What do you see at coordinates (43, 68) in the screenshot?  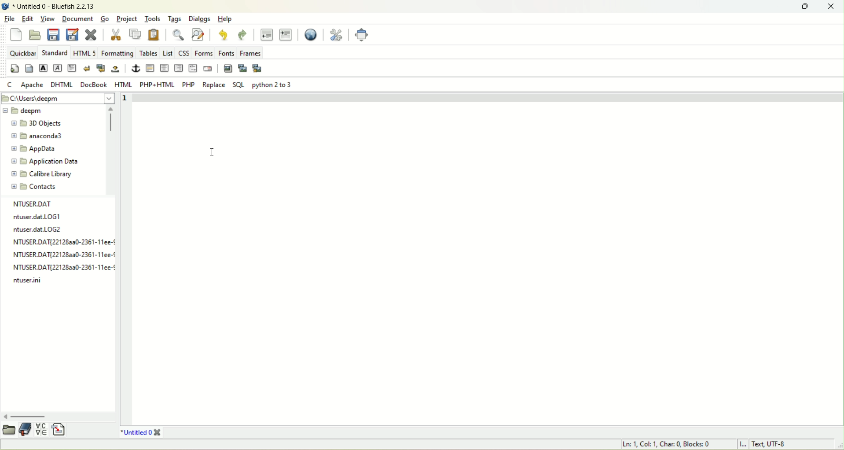 I see `strong` at bounding box center [43, 68].